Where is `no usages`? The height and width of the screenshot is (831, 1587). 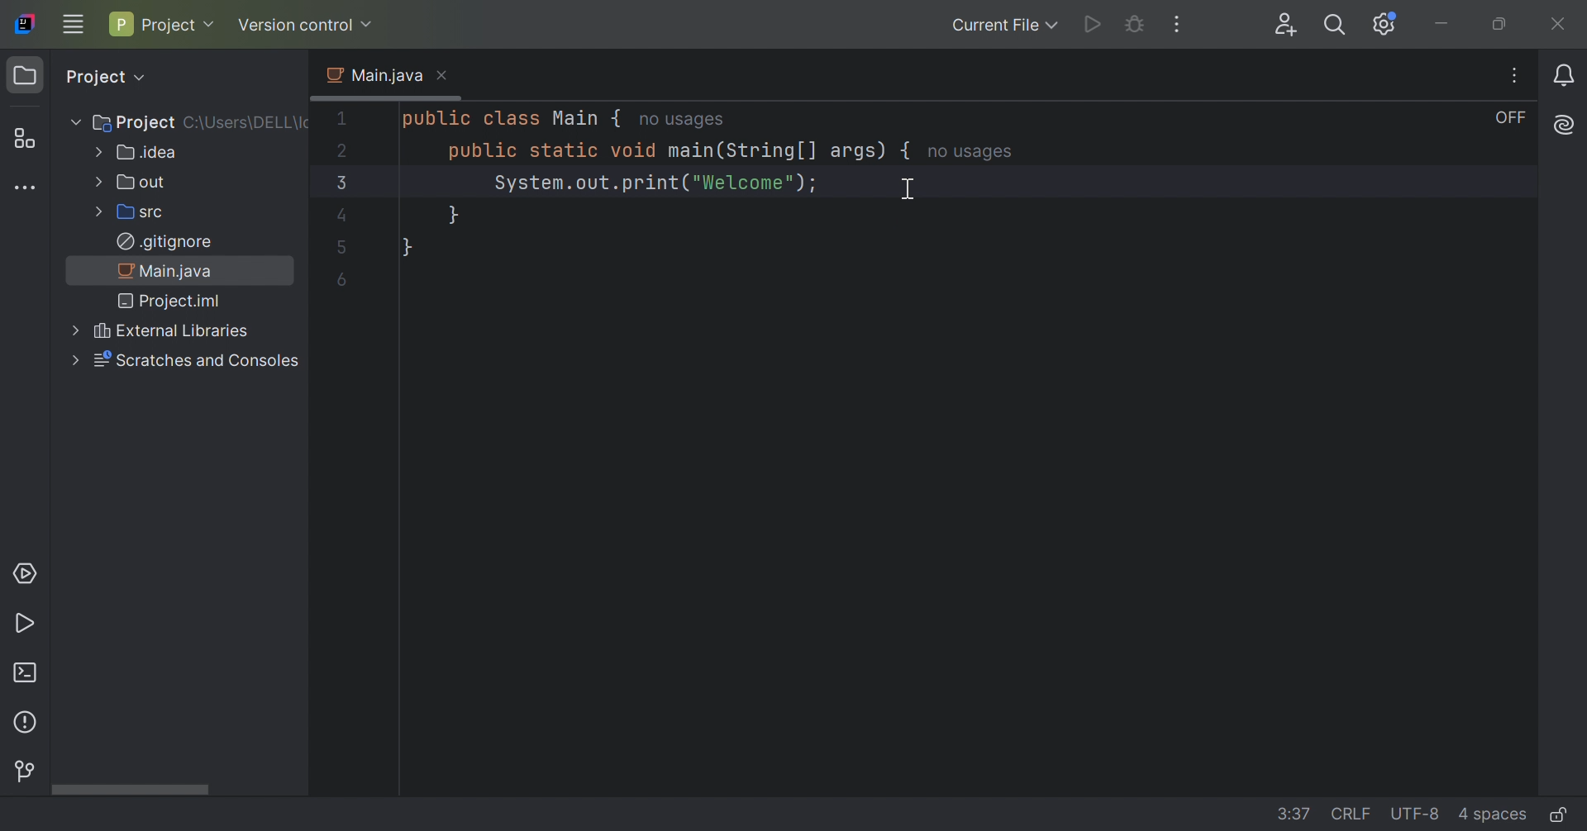
no usages is located at coordinates (972, 153).